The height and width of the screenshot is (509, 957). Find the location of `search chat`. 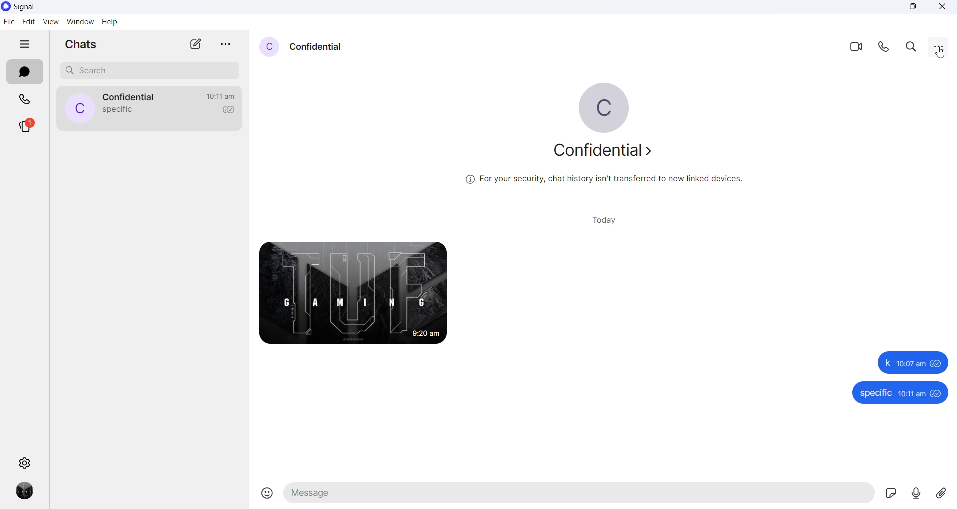

search chat is located at coordinates (152, 71).